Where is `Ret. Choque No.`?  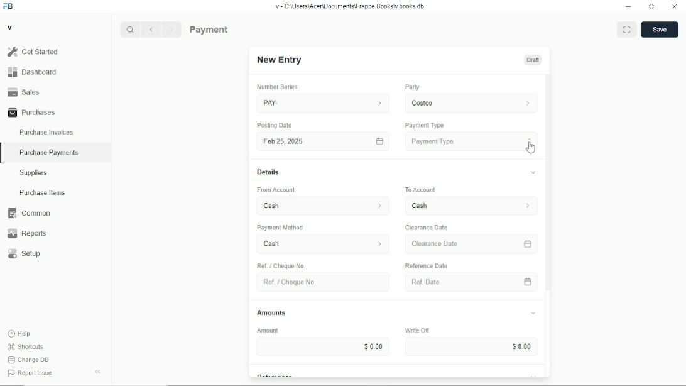
Ret. Choque No. is located at coordinates (320, 282).